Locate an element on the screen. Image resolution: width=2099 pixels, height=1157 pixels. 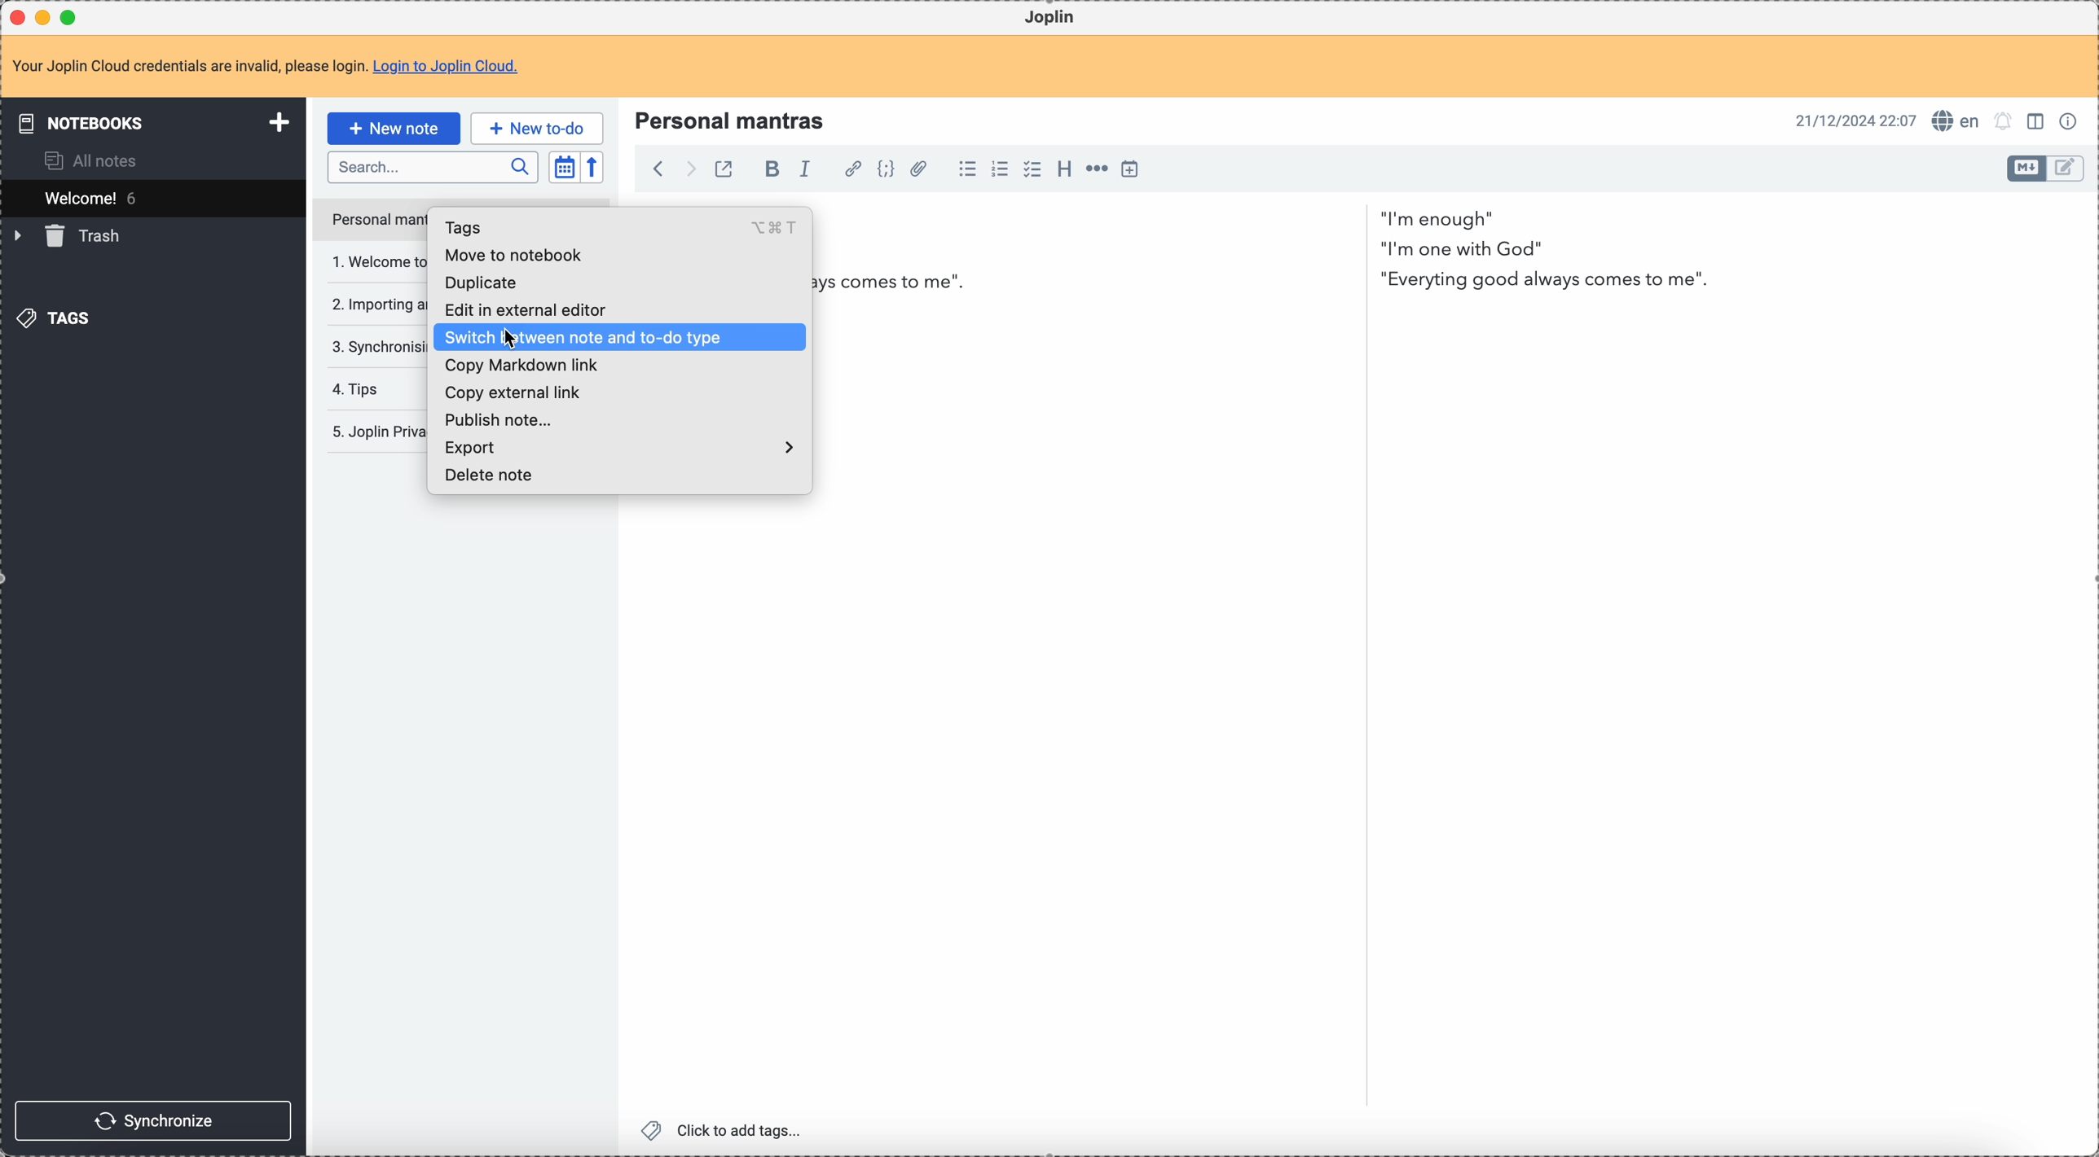
back is located at coordinates (657, 170).